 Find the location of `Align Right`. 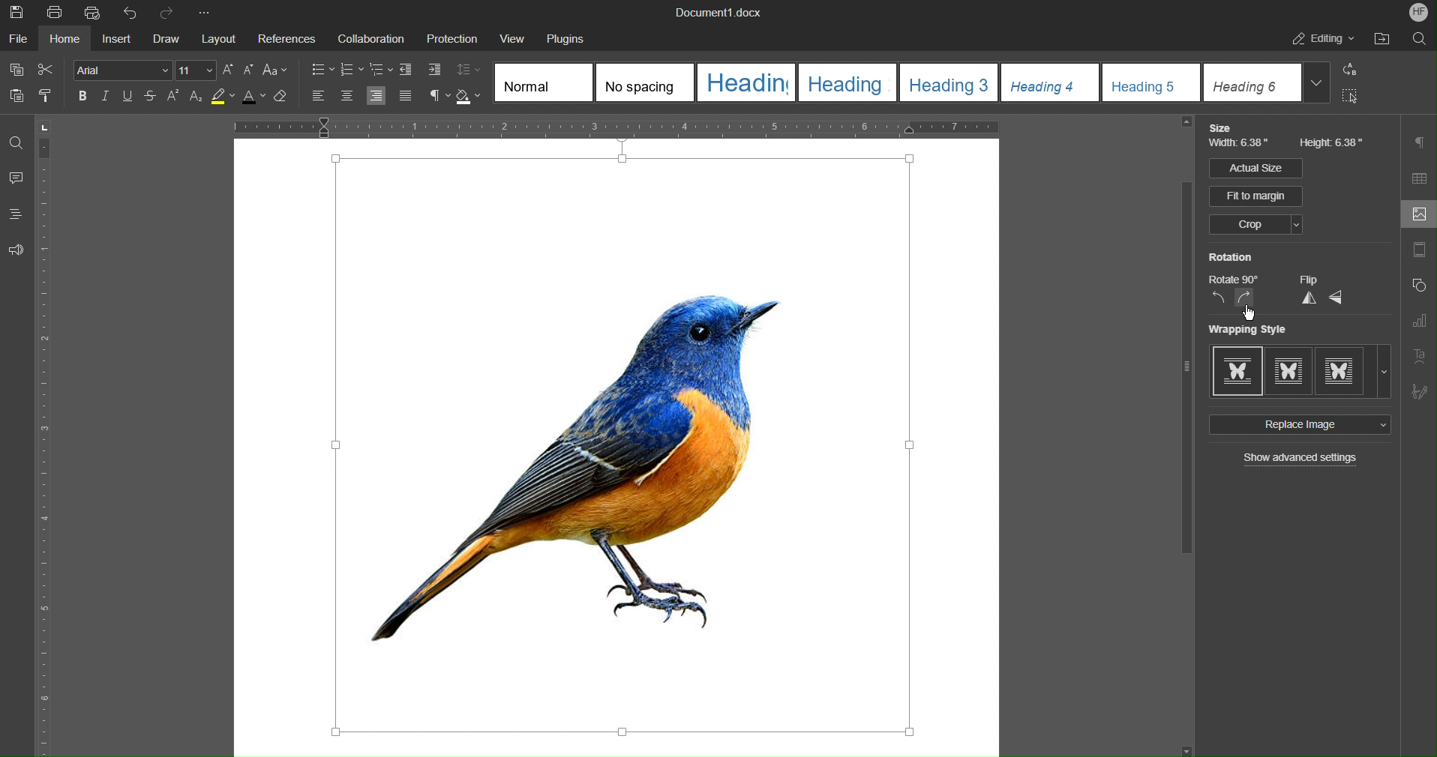

Align Right is located at coordinates (378, 96).